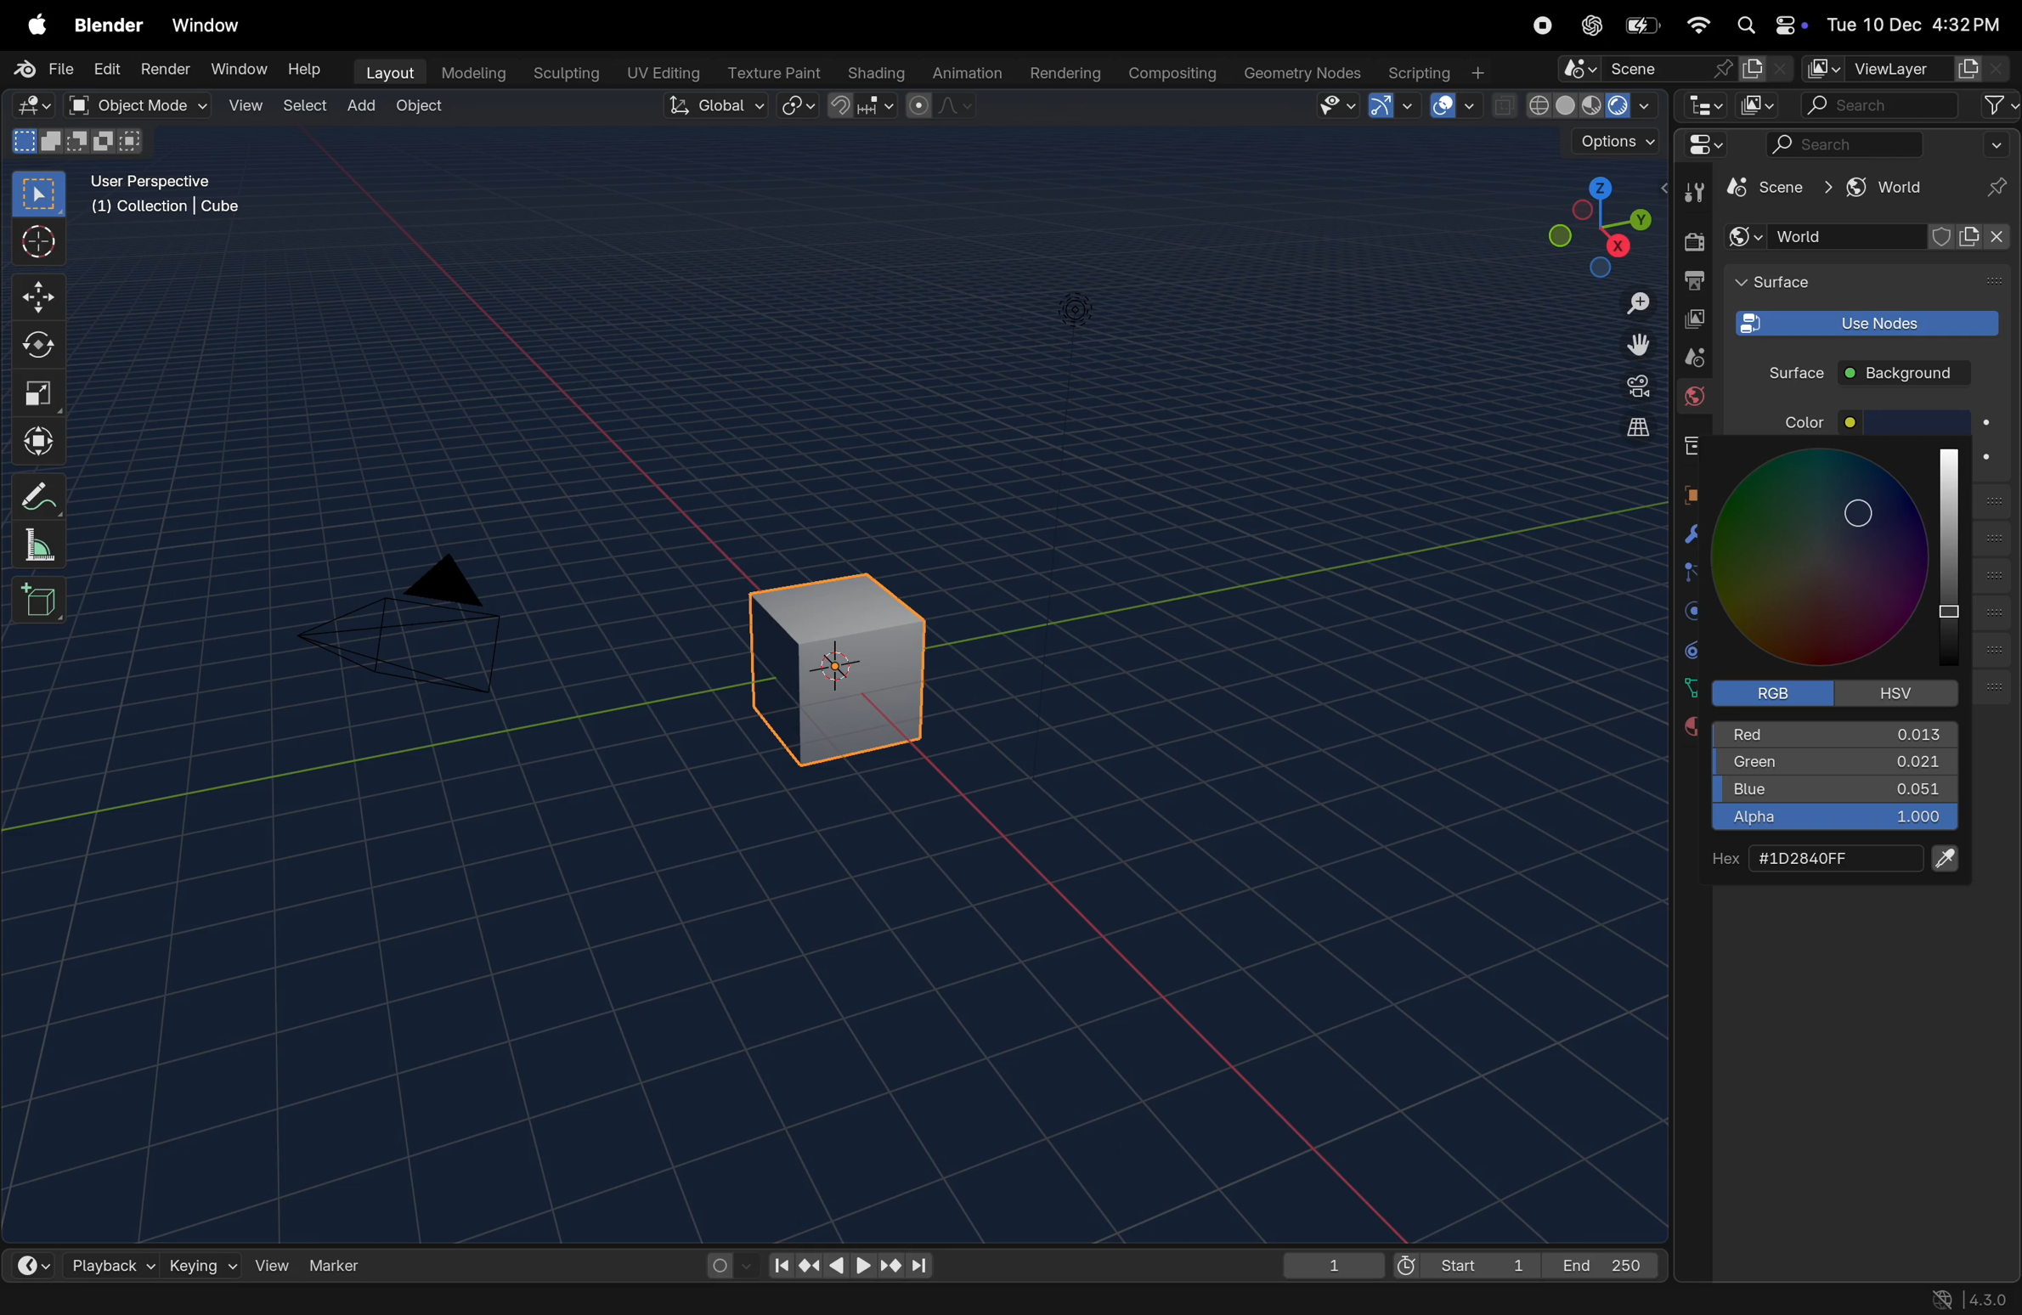 The height and width of the screenshot is (1315, 2022). Describe the element at coordinates (1847, 558) in the screenshot. I see `color wheel` at that location.